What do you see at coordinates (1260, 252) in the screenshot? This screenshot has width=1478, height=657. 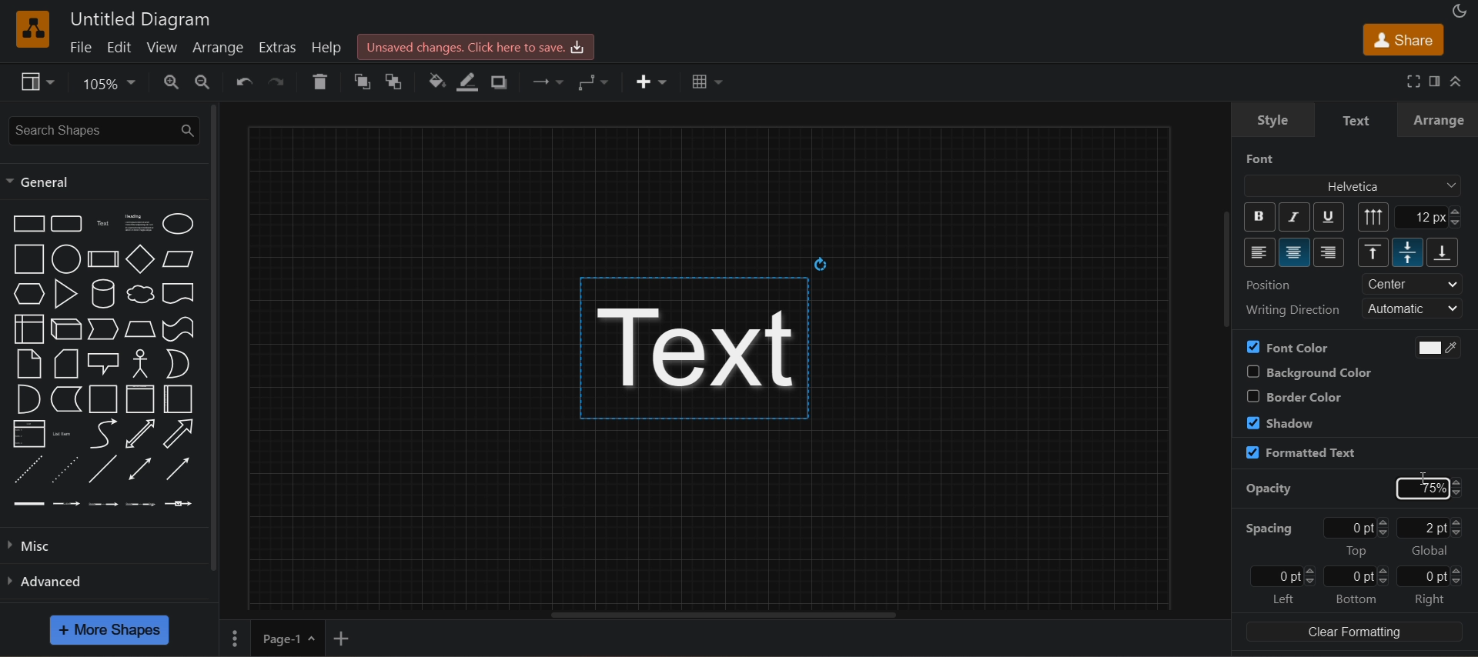 I see `left` at bounding box center [1260, 252].